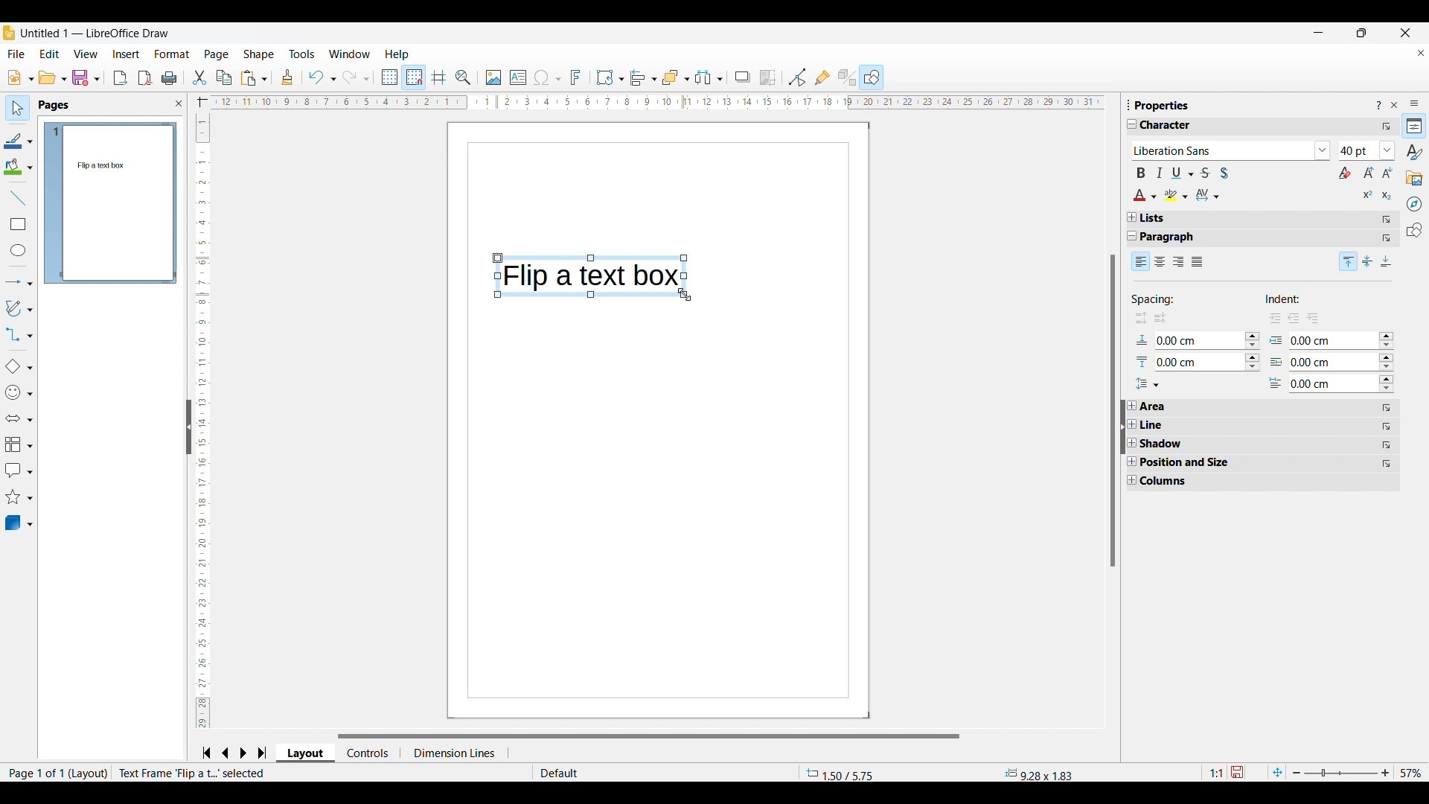 This screenshot has height=804, width=1429. Describe the element at coordinates (1388, 150) in the screenshot. I see `List character size options` at that location.